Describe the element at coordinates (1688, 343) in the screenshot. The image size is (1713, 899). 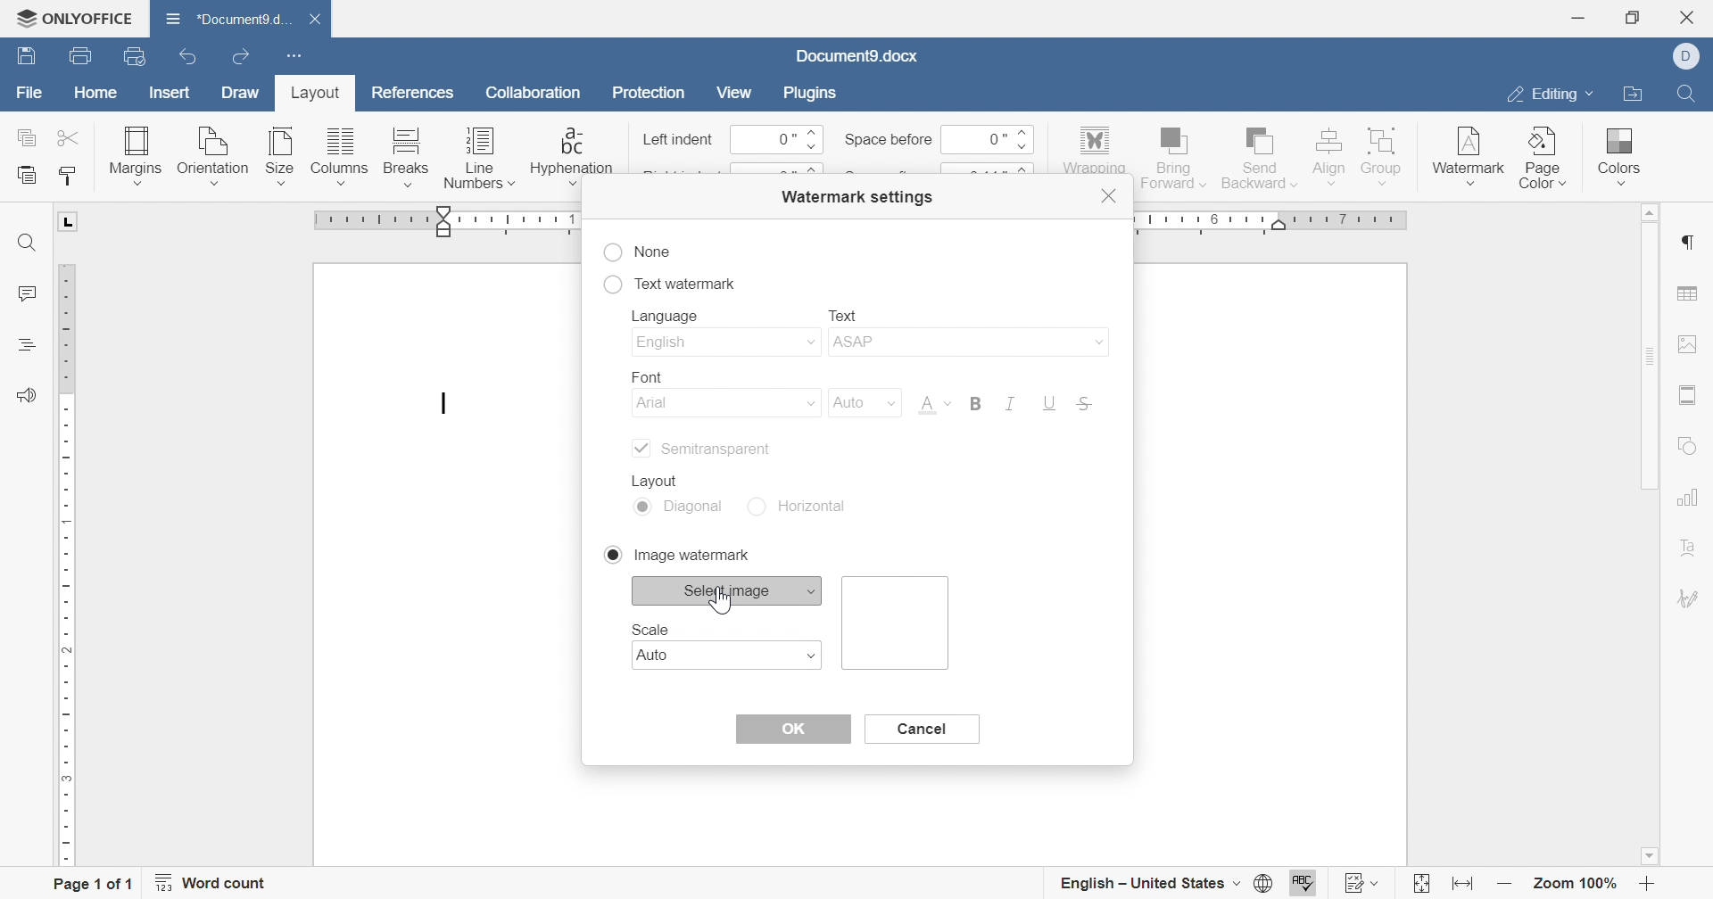
I see `image settings` at that location.